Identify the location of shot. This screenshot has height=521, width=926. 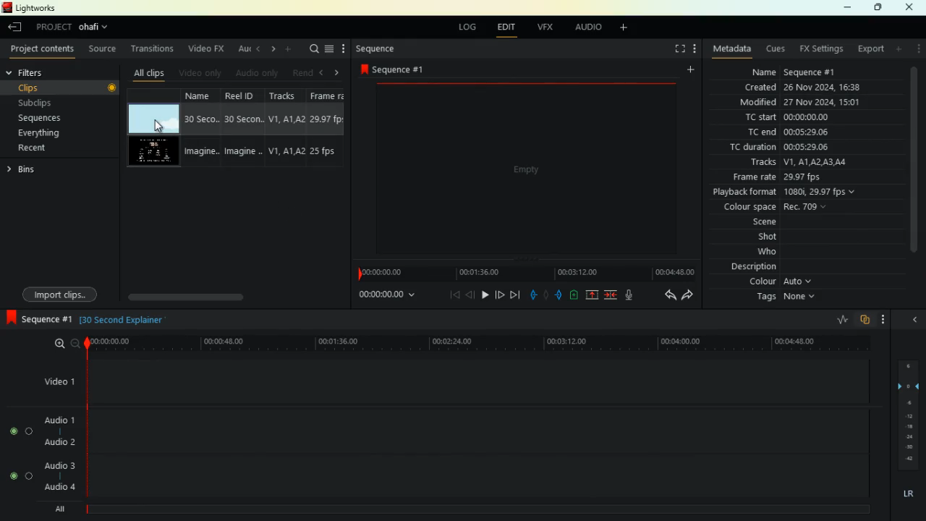
(772, 238).